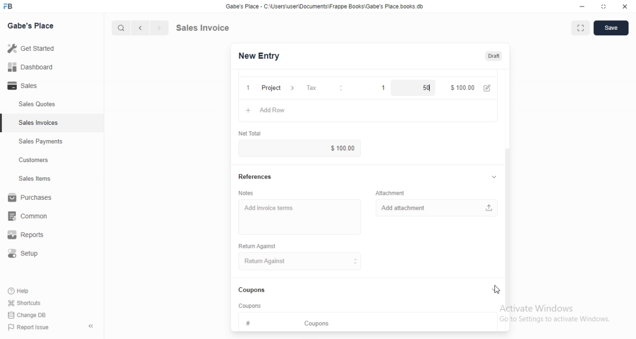 This screenshot has height=339, width=636. I want to click on References, so click(256, 176).